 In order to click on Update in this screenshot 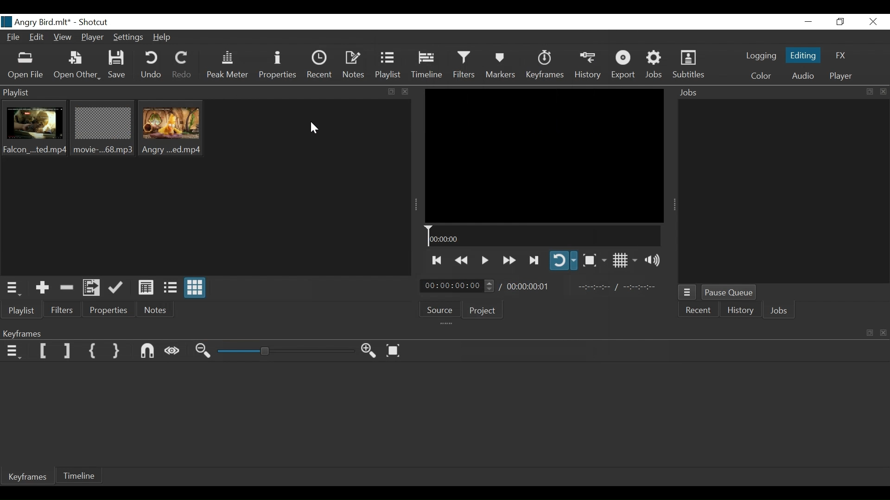, I will do `click(117, 290)`.